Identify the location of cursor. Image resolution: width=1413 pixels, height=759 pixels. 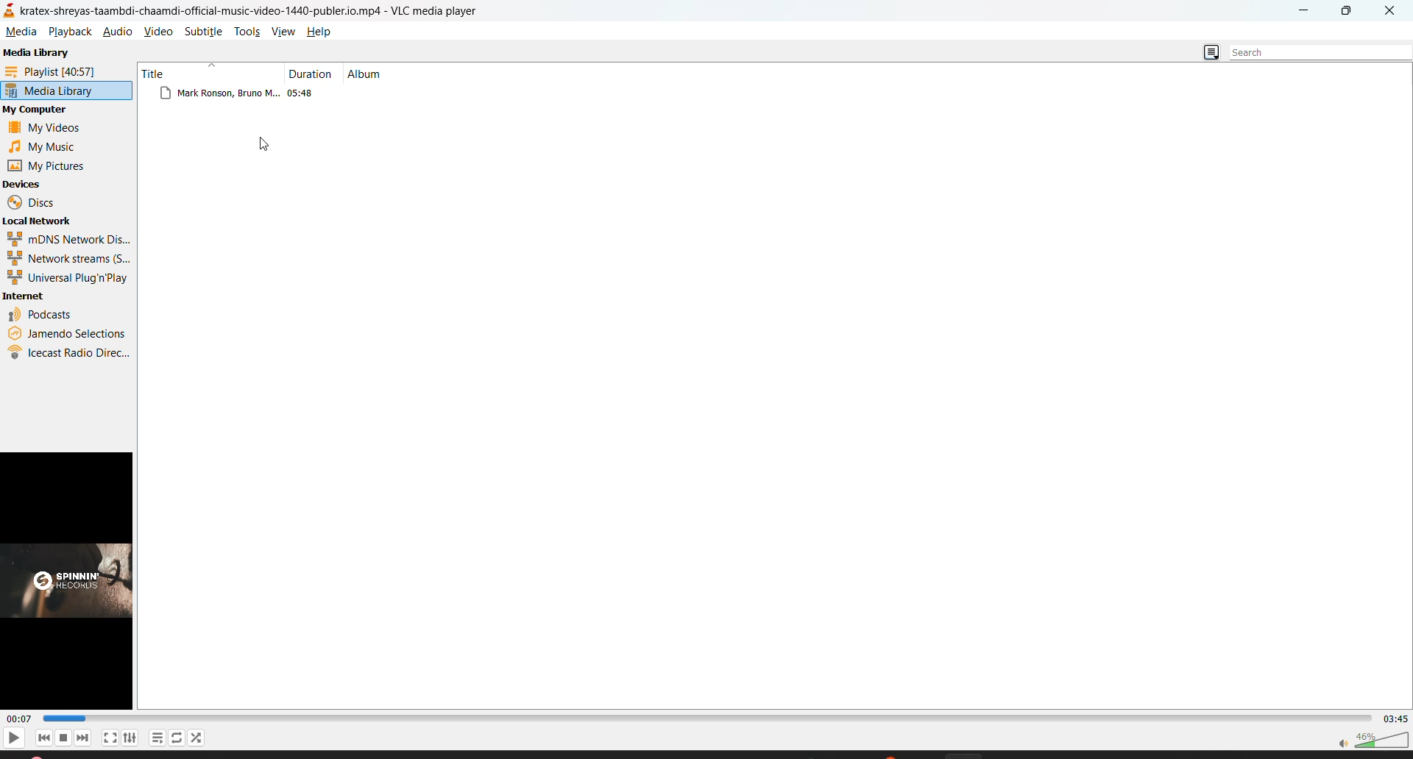
(264, 147).